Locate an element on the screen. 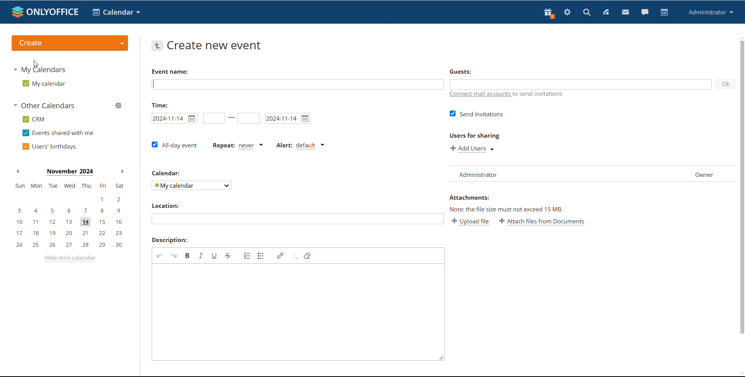 The height and width of the screenshot is (377, 745). 10, 11, 12, 13, 14, 15, 16 is located at coordinates (71, 222).